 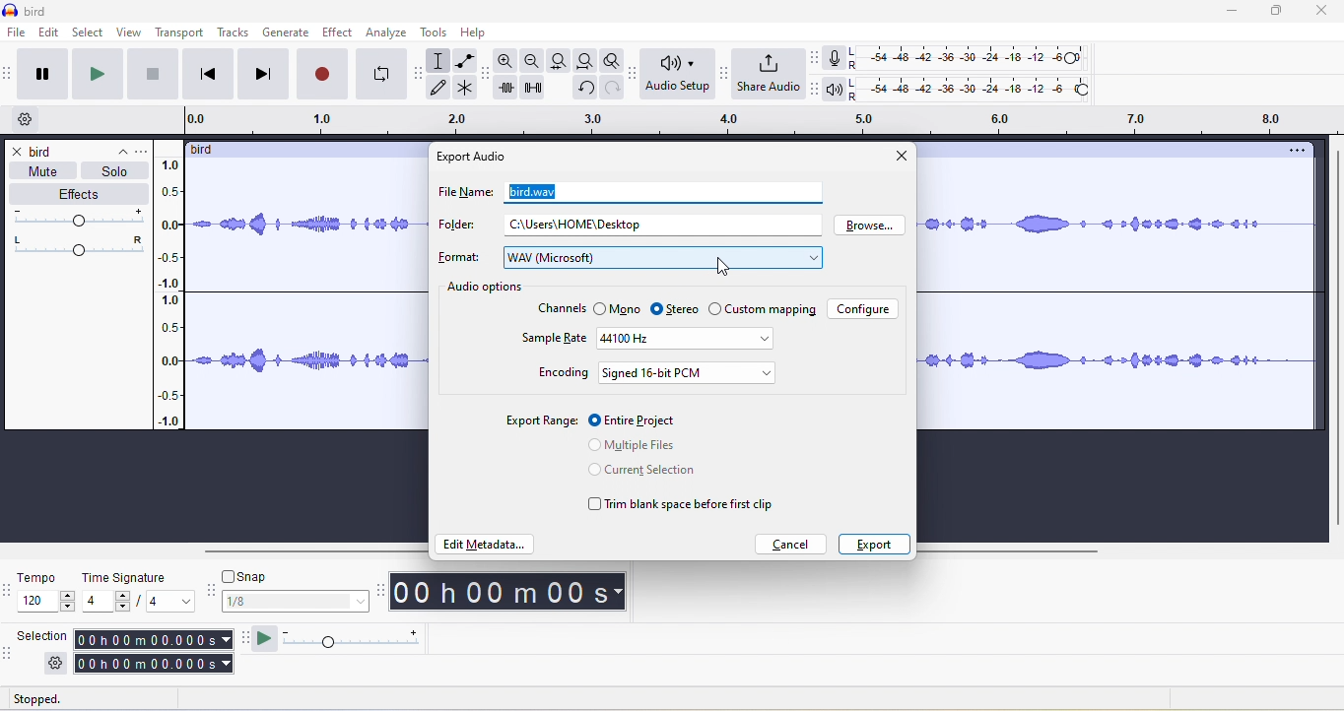 What do you see at coordinates (563, 374) in the screenshot?
I see `encoding` at bounding box center [563, 374].